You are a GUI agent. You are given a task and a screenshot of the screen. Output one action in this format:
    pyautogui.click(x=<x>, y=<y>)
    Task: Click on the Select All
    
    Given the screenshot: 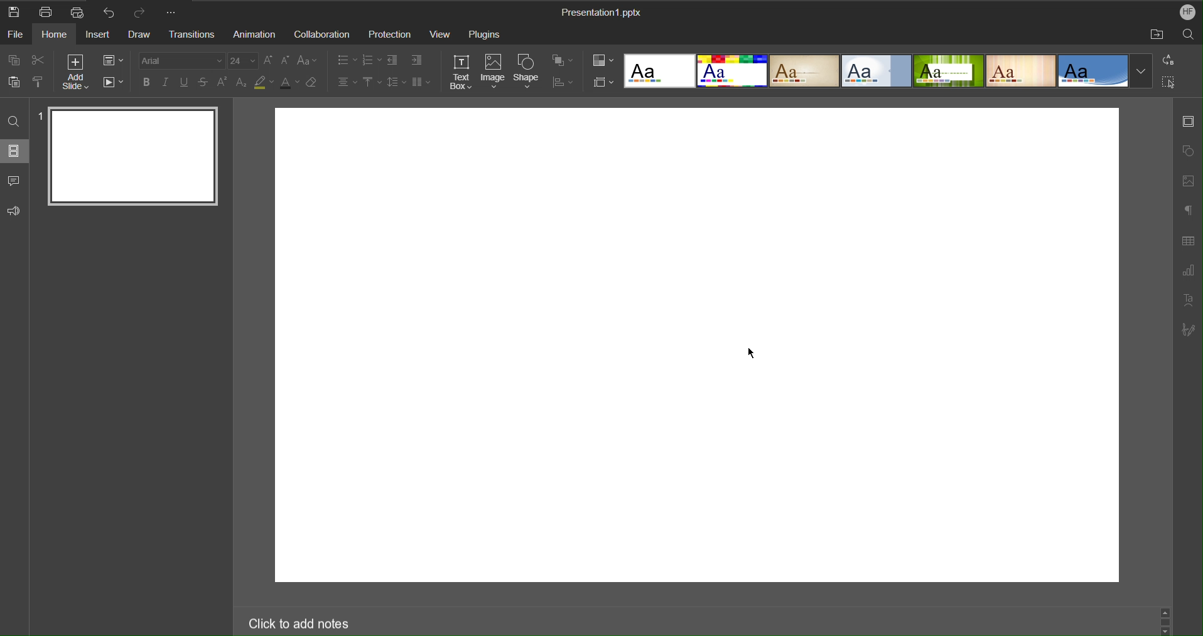 What is the action you would take?
    pyautogui.click(x=1167, y=82)
    